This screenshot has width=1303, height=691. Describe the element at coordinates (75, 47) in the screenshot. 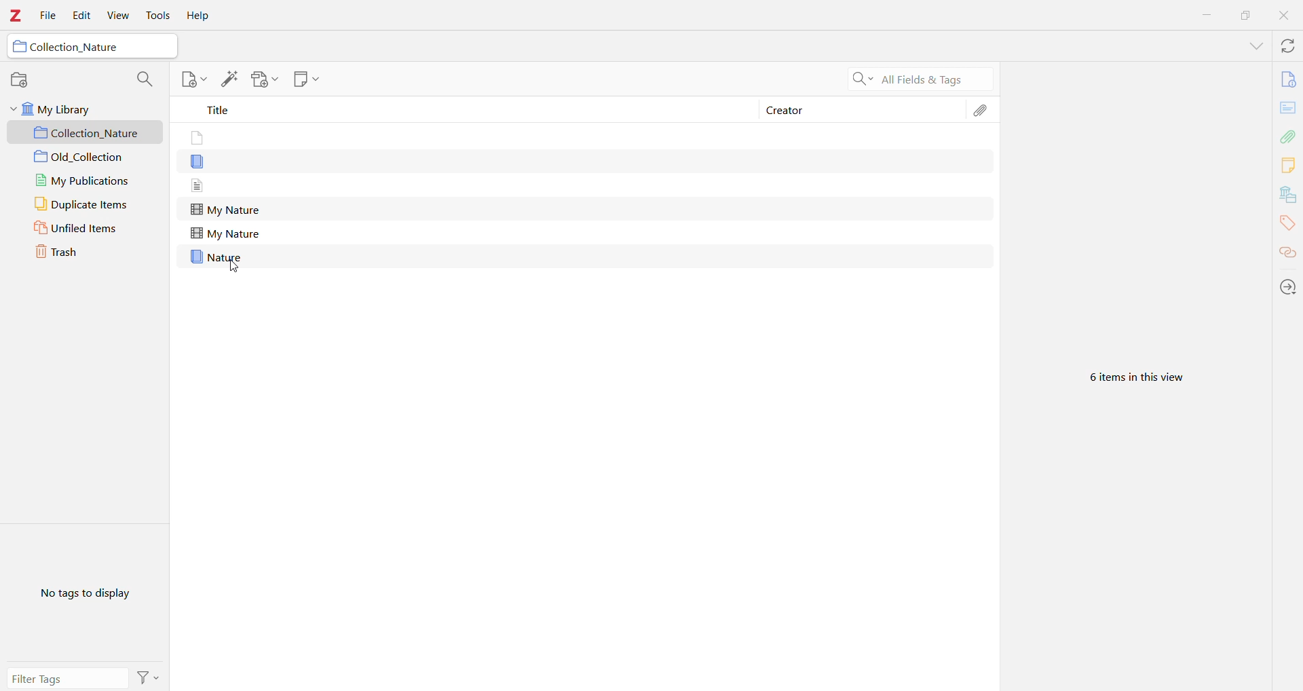

I see `Collection_Nature` at that location.